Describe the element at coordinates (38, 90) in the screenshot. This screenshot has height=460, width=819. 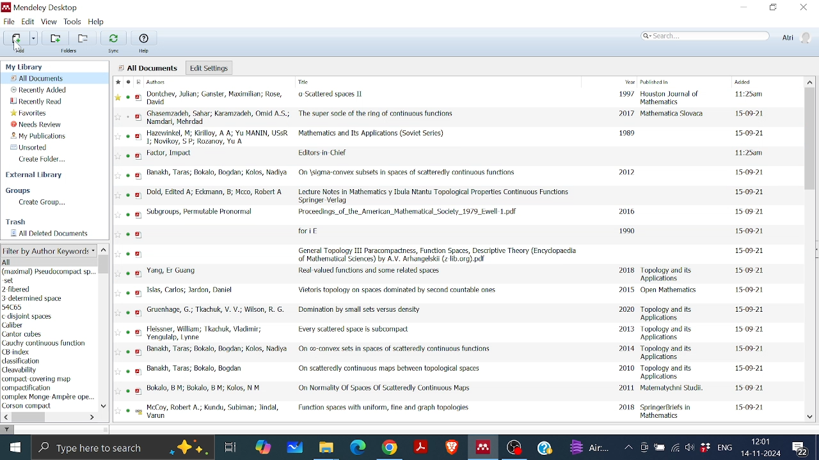
I see `Recently added` at that location.